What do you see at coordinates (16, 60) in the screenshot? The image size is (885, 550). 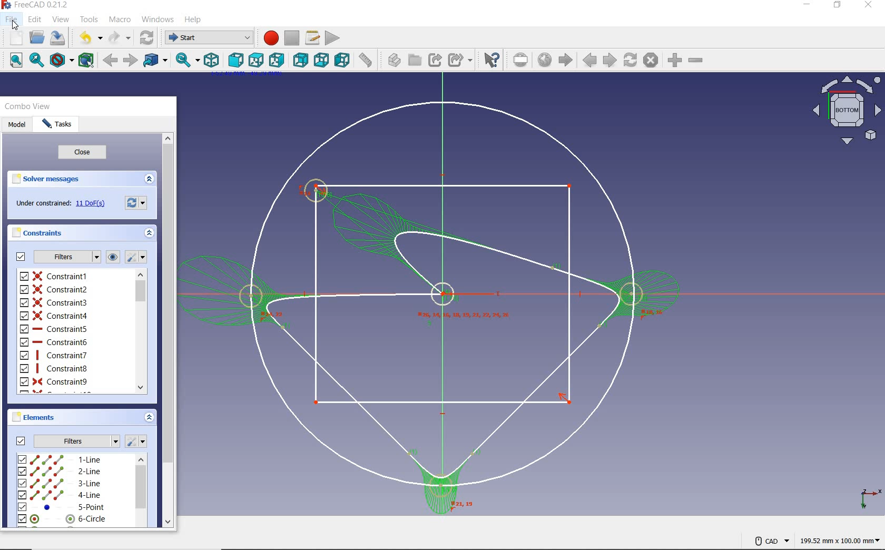 I see `fit all` at bounding box center [16, 60].